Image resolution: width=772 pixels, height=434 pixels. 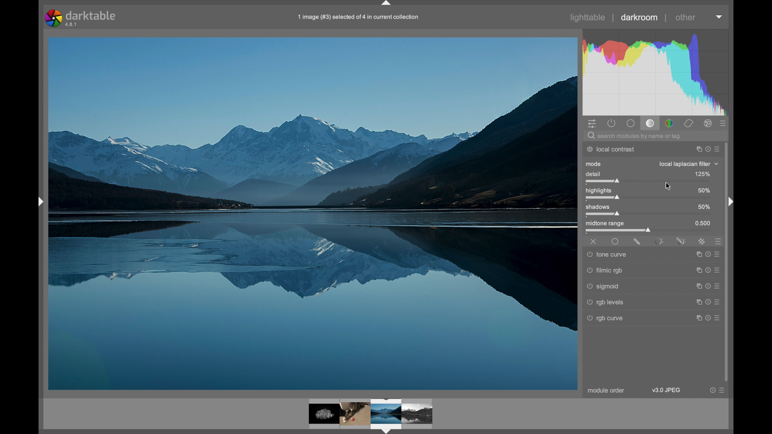 What do you see at coordinates (718, 390) in the screenshot?
I see `more options` at bounding box center [718, 390].